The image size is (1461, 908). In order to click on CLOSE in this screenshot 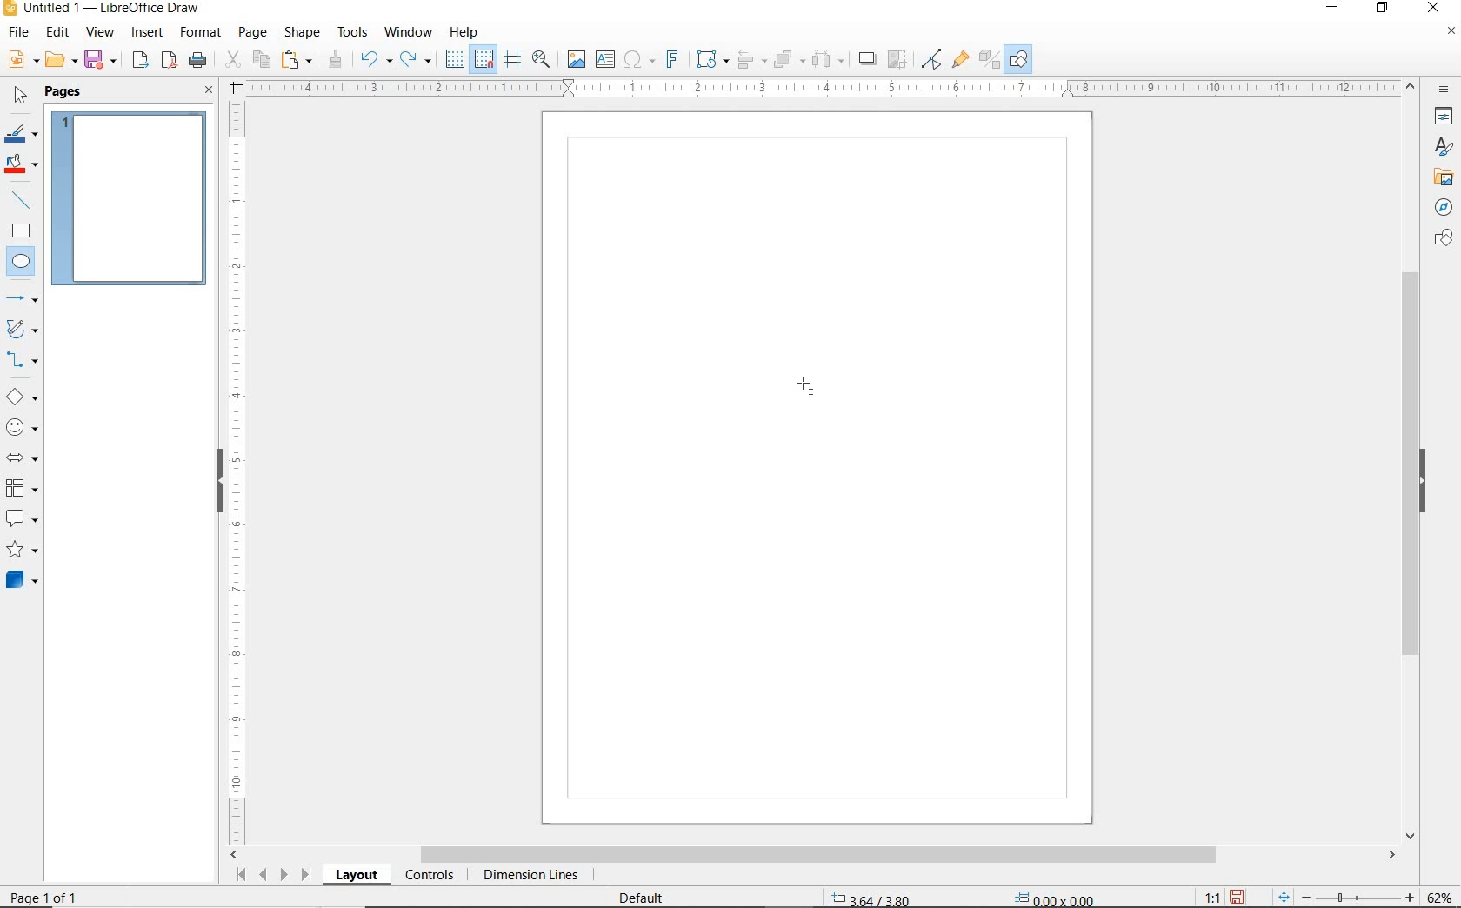, I will do `click(1432, 6)`.